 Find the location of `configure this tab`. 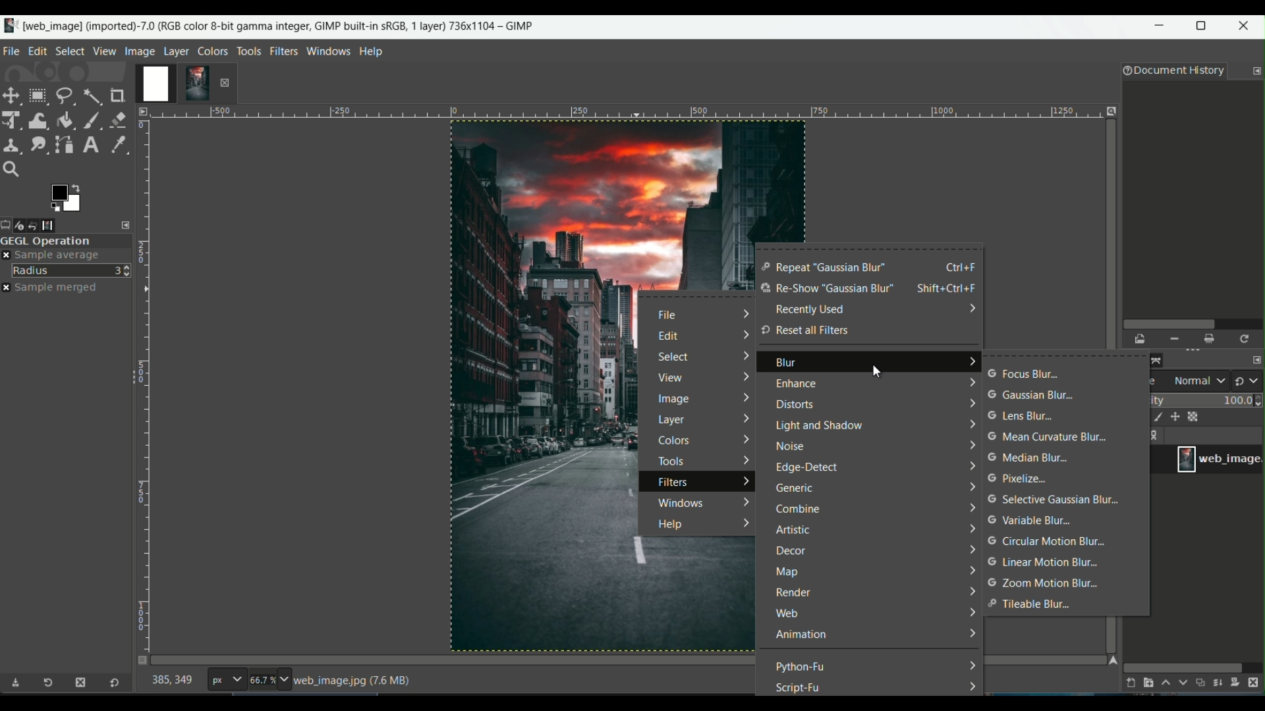

configure this tab is located at coordinates (127, 224).